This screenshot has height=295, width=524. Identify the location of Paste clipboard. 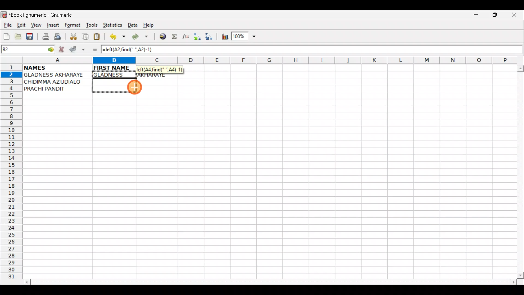
(99, 37).